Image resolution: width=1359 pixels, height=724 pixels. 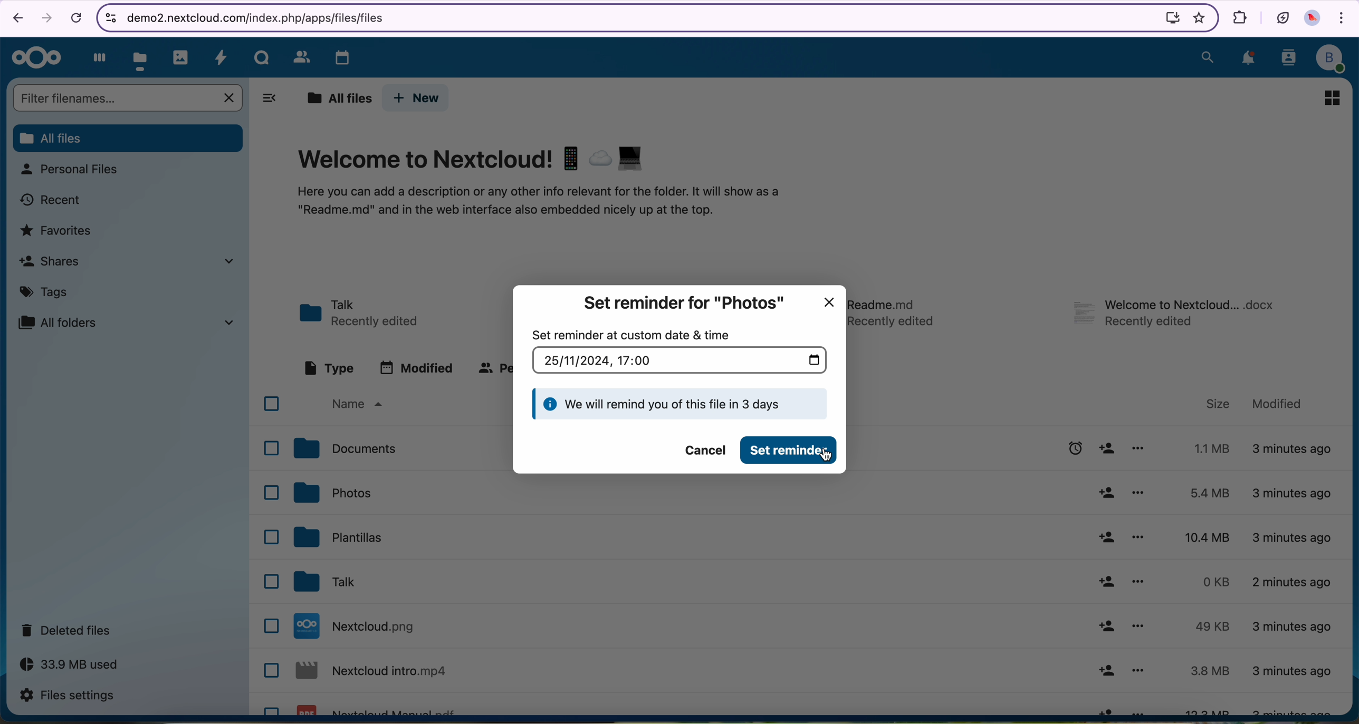 What do you see at coordinates (132, 263) in the screenshot?
I see `shares` at bounding box center [132, 263].